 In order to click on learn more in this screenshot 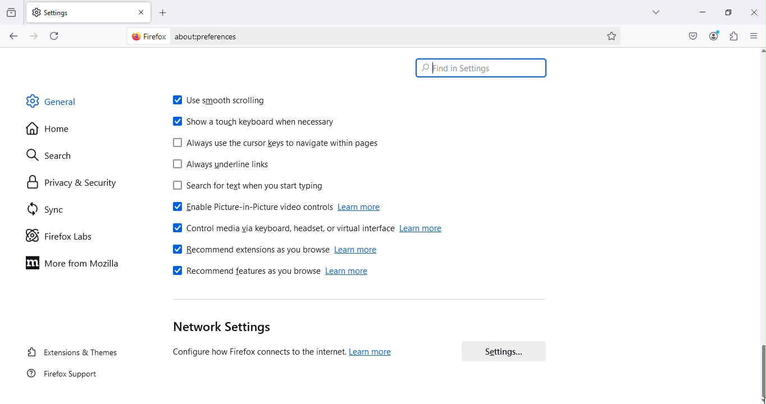, I will do `click(357, 250)`.